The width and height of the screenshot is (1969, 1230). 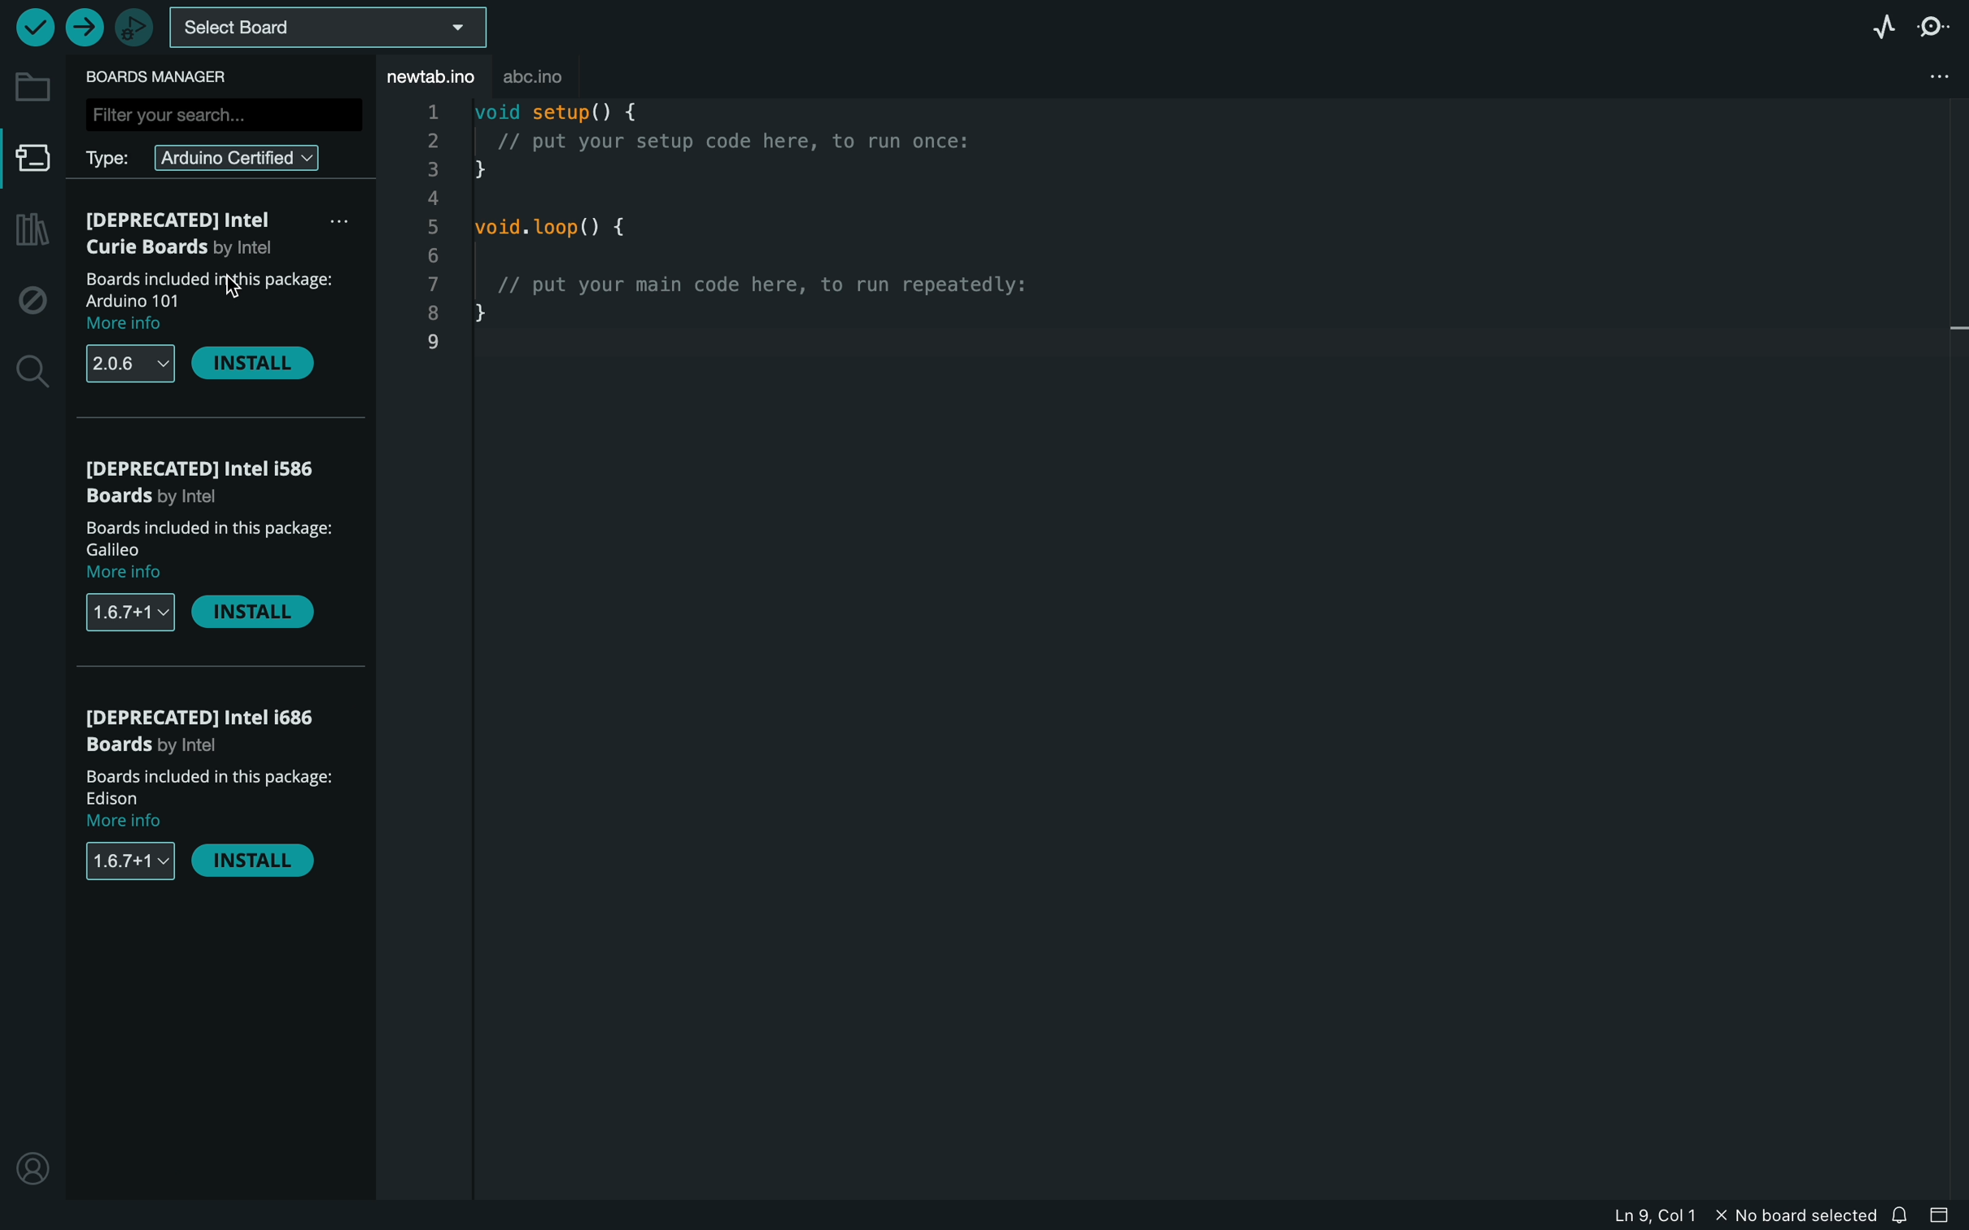 I want to click on close slide bar, so click(x=1945, y=1215).